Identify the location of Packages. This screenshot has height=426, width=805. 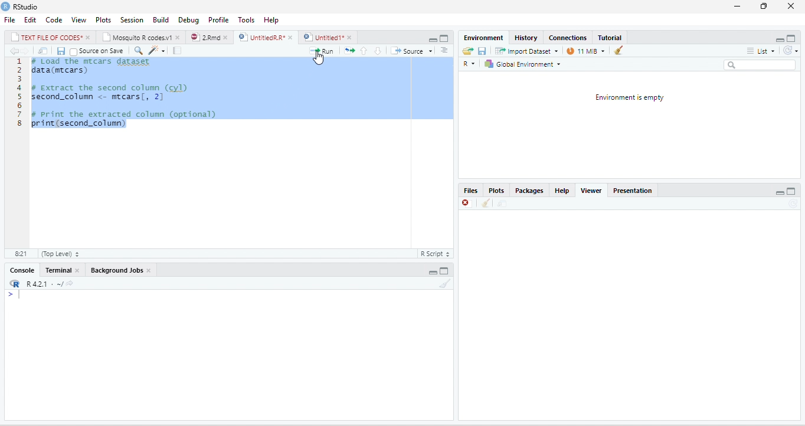
(531, 191).